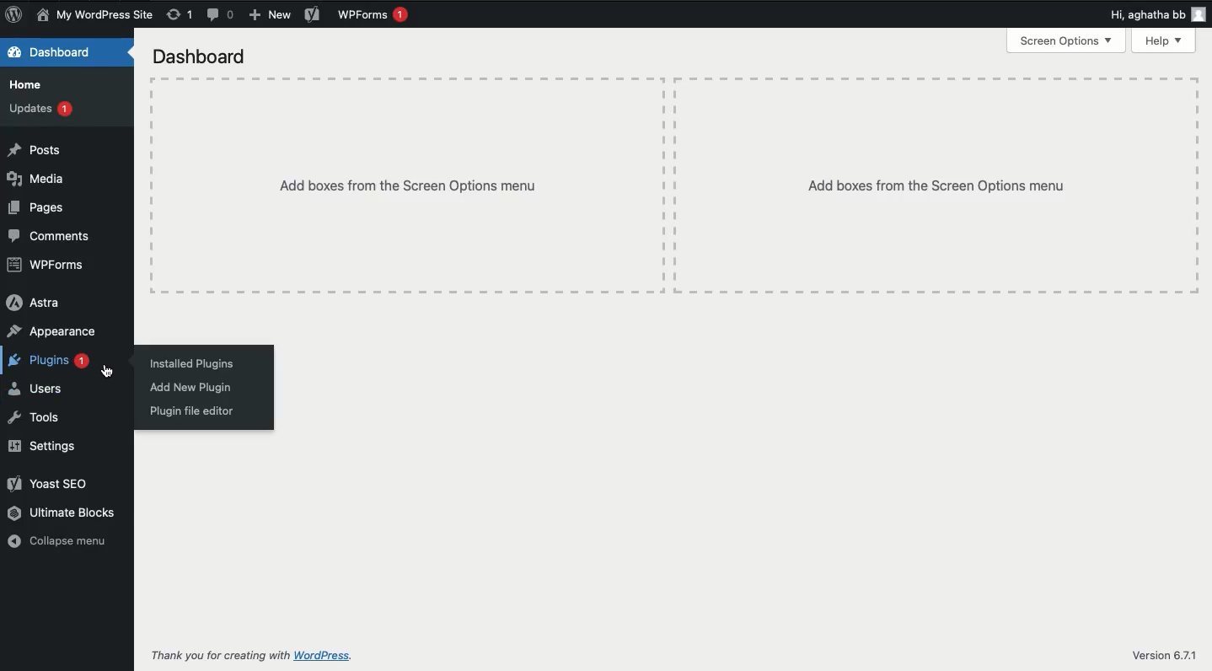 This screenshot has width=1212, height=671. What do you see at coordinates (373, 15) in the screenshot?
I see `WPForms` at bounding box center [373, 15].